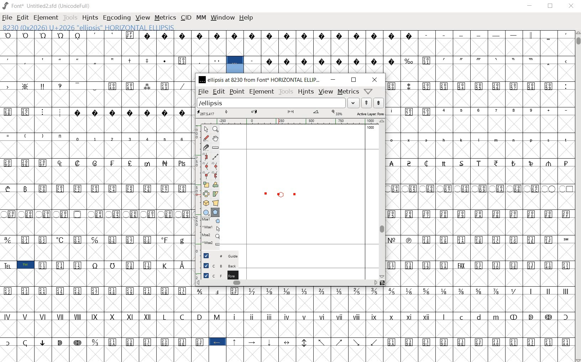 The height and width of the screenshot is (362, 581). Describe the element at coordinates (218, 91) in the screenshot. I see `edit` at that location.